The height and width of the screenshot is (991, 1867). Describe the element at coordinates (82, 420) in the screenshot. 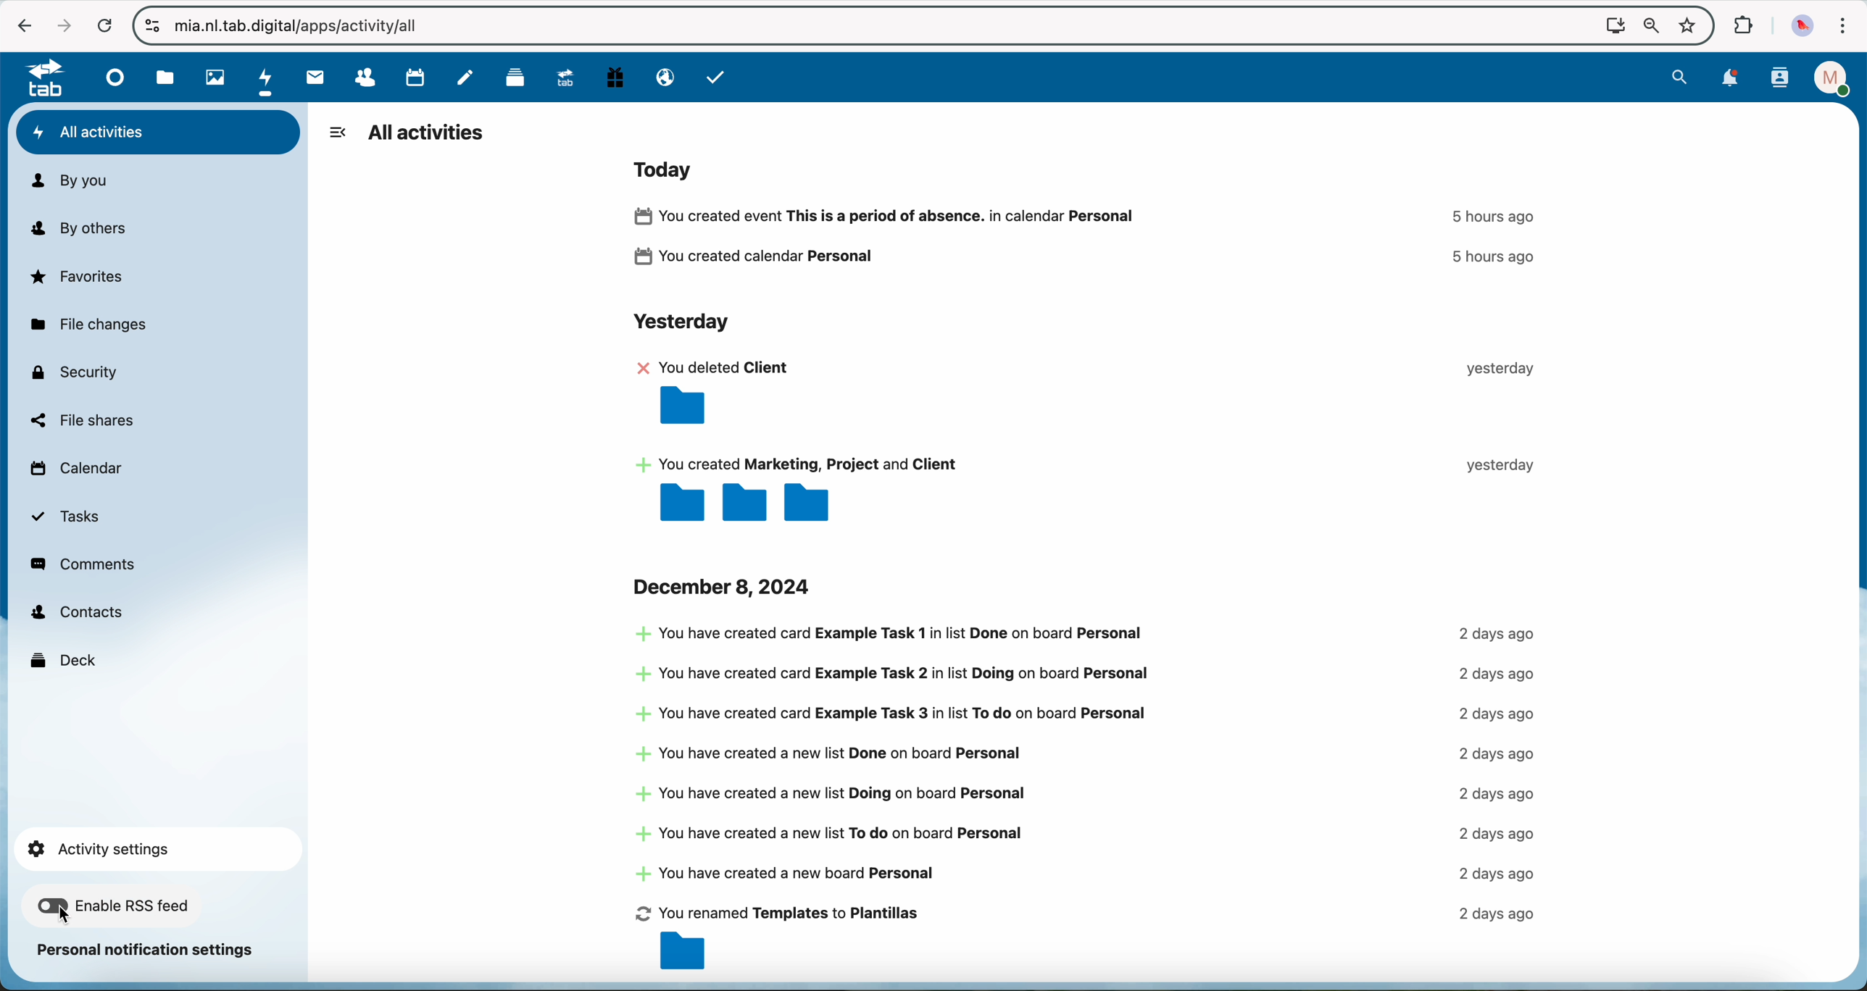

I see `file shares` at that location.